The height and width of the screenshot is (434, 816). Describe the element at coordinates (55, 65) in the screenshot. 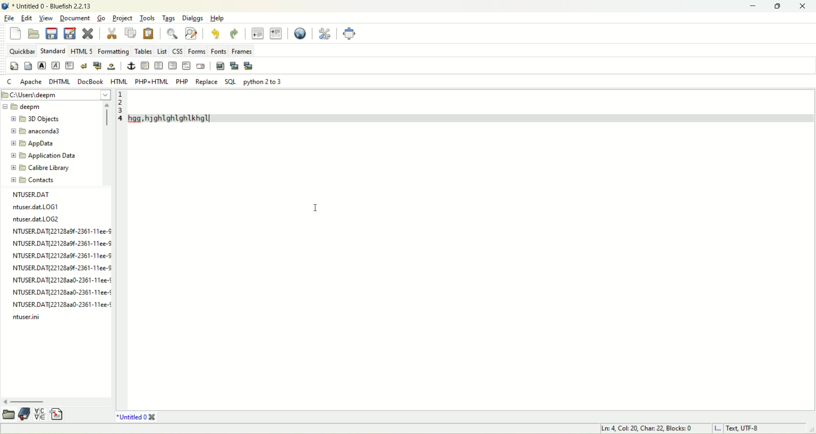

I see `emphasis` at that location.